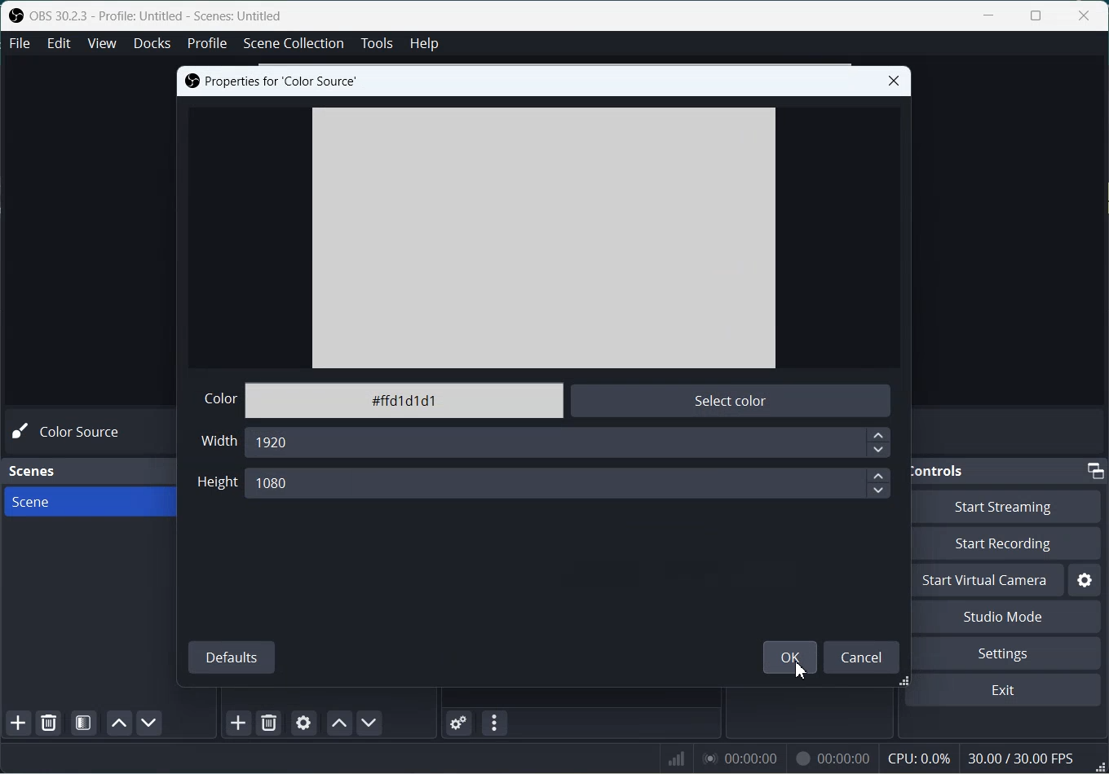  I want to click on Exit, so click(1011, 690).